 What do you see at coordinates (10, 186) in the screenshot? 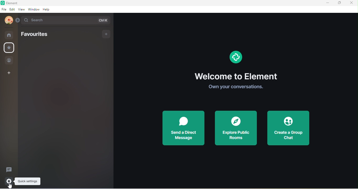
I see `cursor` at bounding box center [10, 186].